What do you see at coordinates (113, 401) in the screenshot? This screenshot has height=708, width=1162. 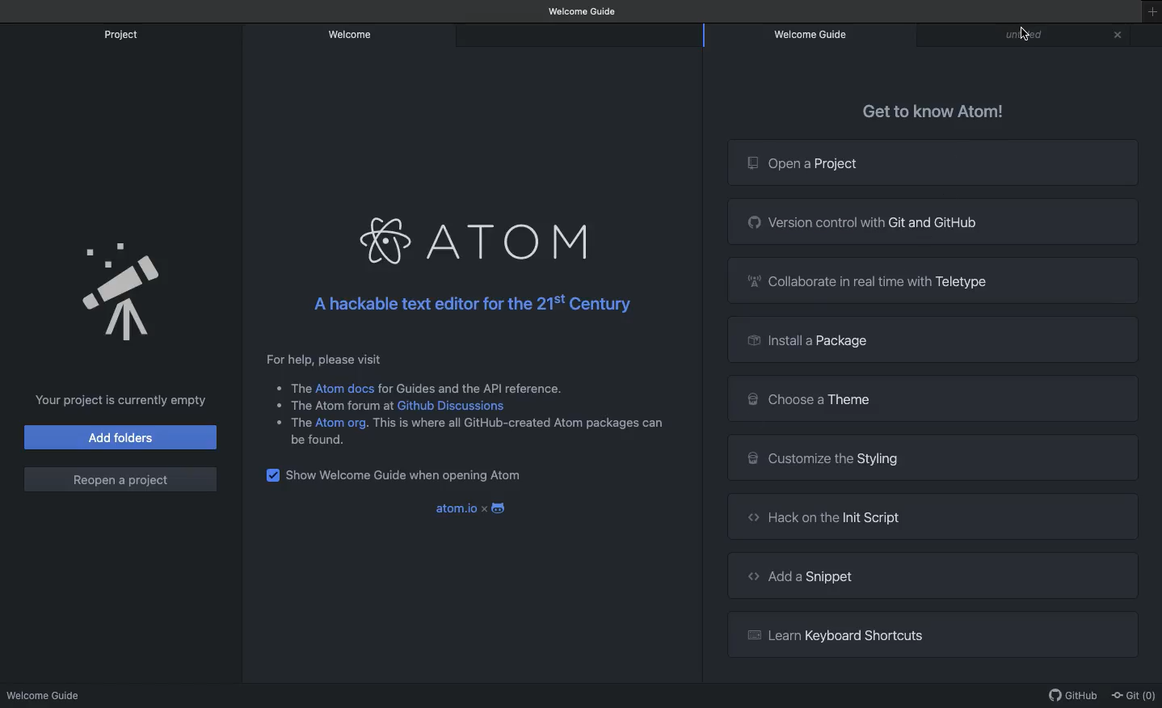 I see `Your project is currently empty` at bounding box center [113, 401].